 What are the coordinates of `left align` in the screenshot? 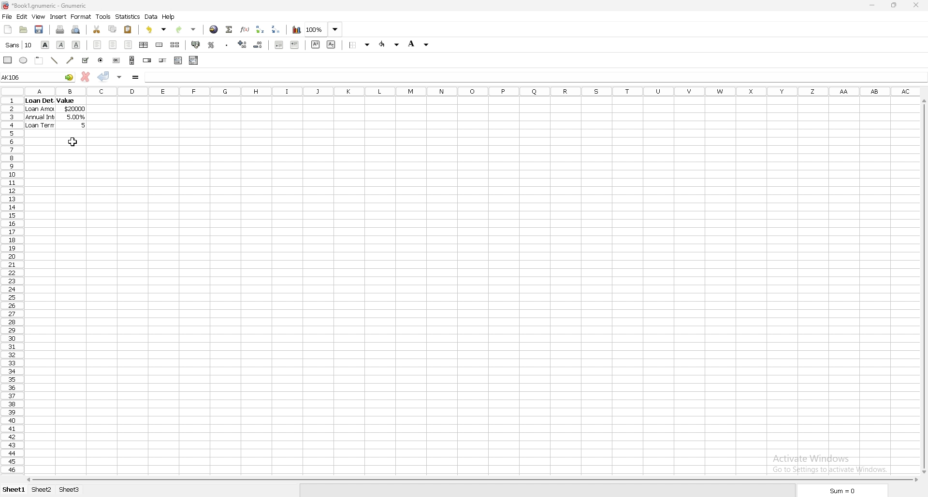 It's located at (97, 44).